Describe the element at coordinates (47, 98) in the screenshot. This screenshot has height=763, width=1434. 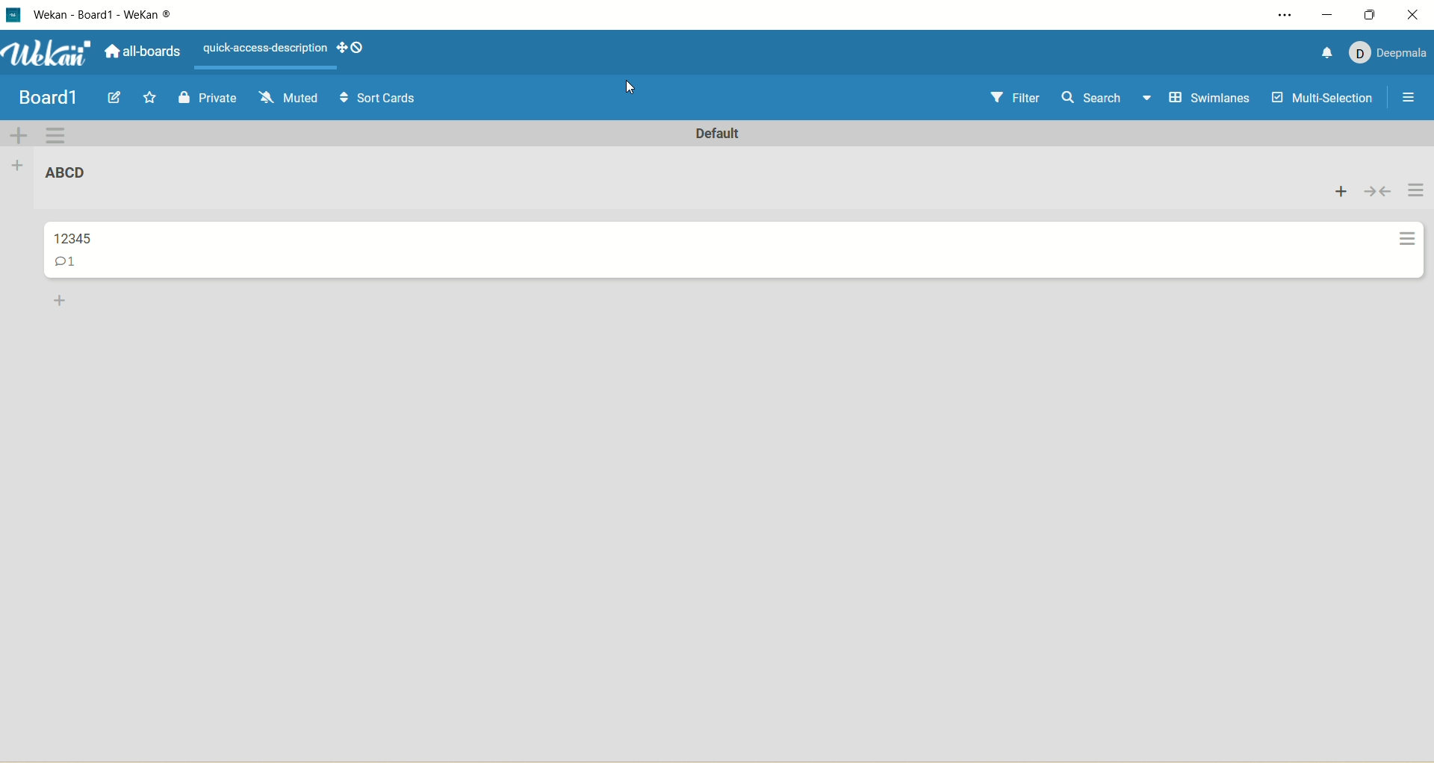
I see `title` at that location.